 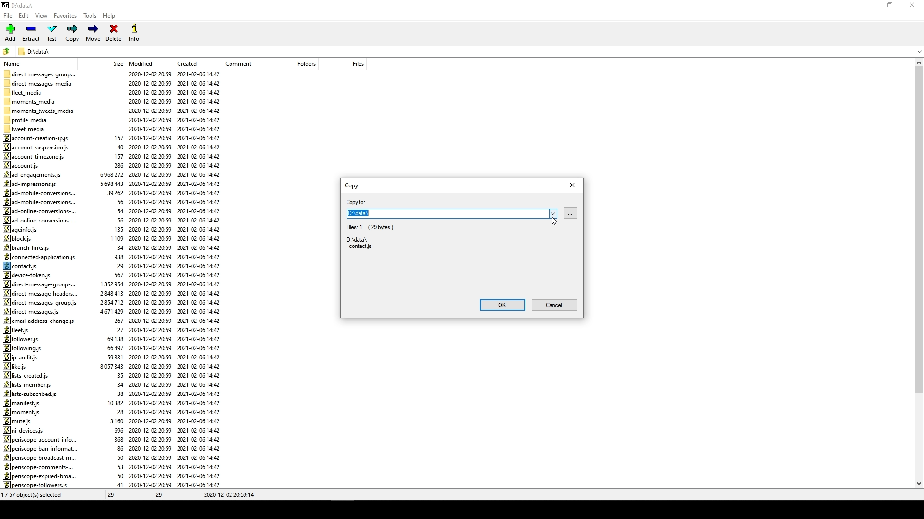 I want to click on periscope-comments, so click(x=38, y=467).